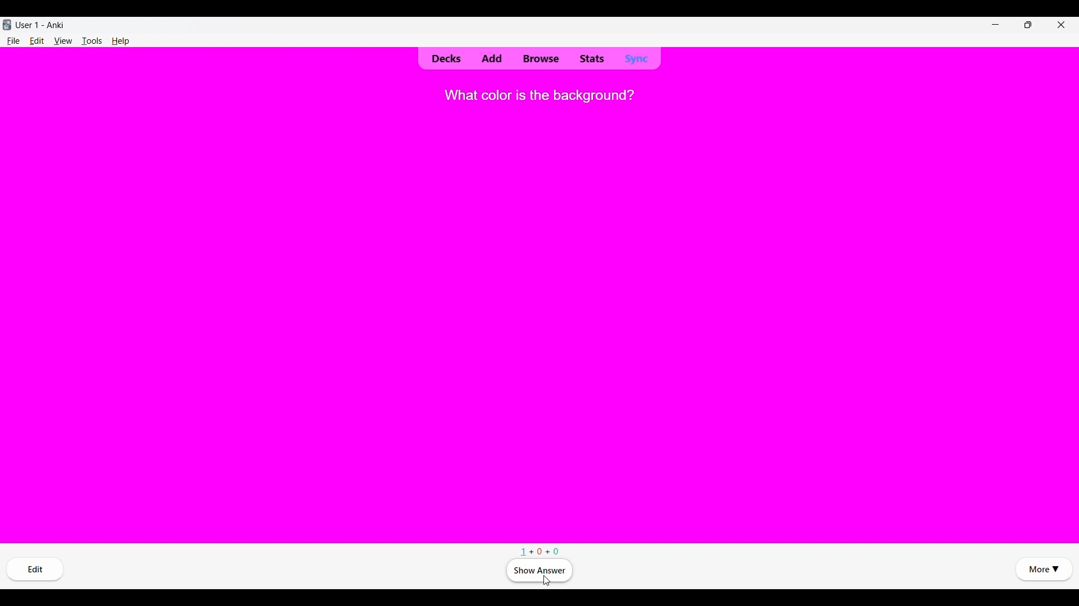 The height and width of the screenshot is (606, 1079). What do you see at coordinates (1028, 25) in the screenshot?
I see `Show interface in smaller tab` at bounding box center [1028, 25].